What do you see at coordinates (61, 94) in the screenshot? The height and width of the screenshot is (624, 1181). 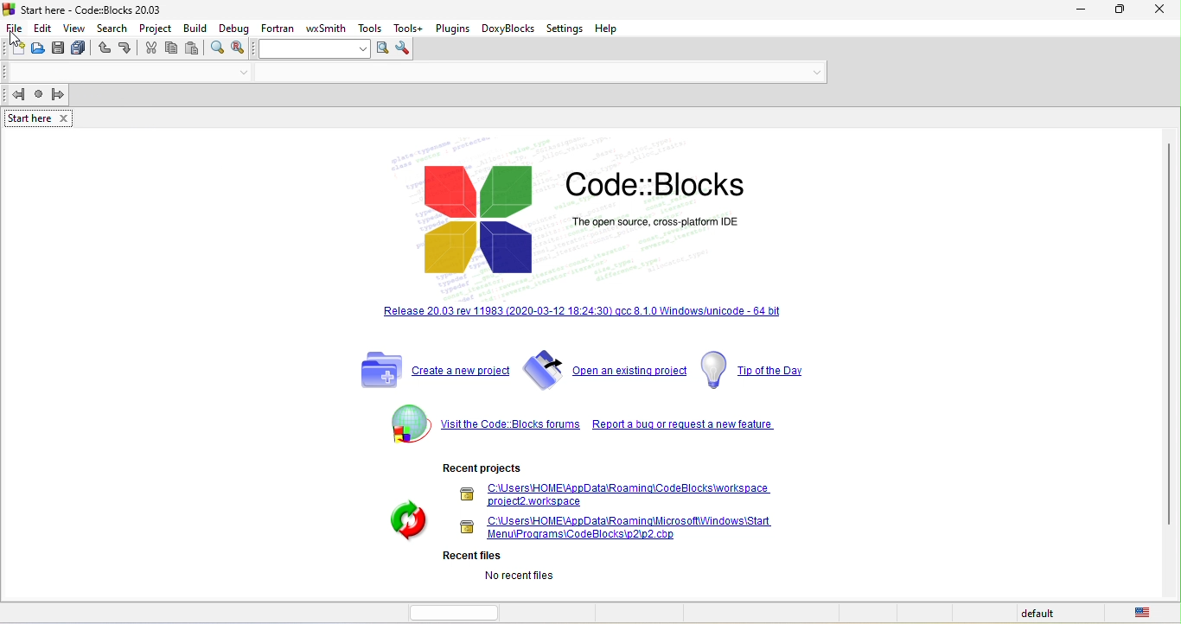 I see `jump forward` at bounding box center [61, 94].